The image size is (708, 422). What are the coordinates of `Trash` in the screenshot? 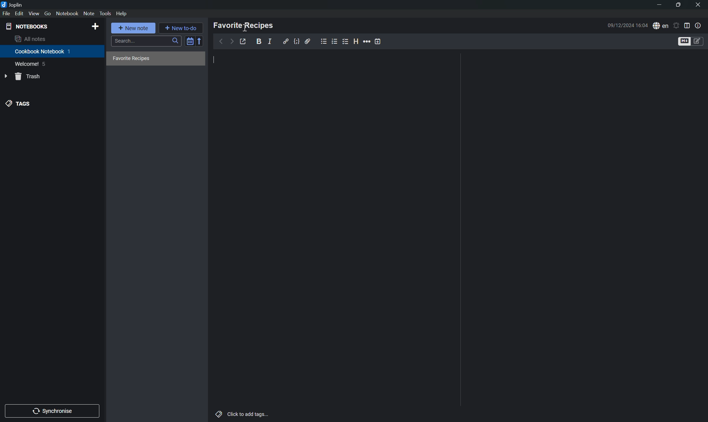 It's located at (29, 76).